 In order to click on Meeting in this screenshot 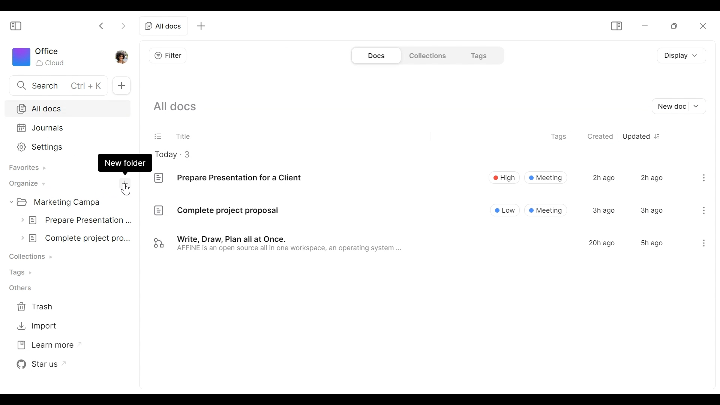, I will do `click(546, 177)`.